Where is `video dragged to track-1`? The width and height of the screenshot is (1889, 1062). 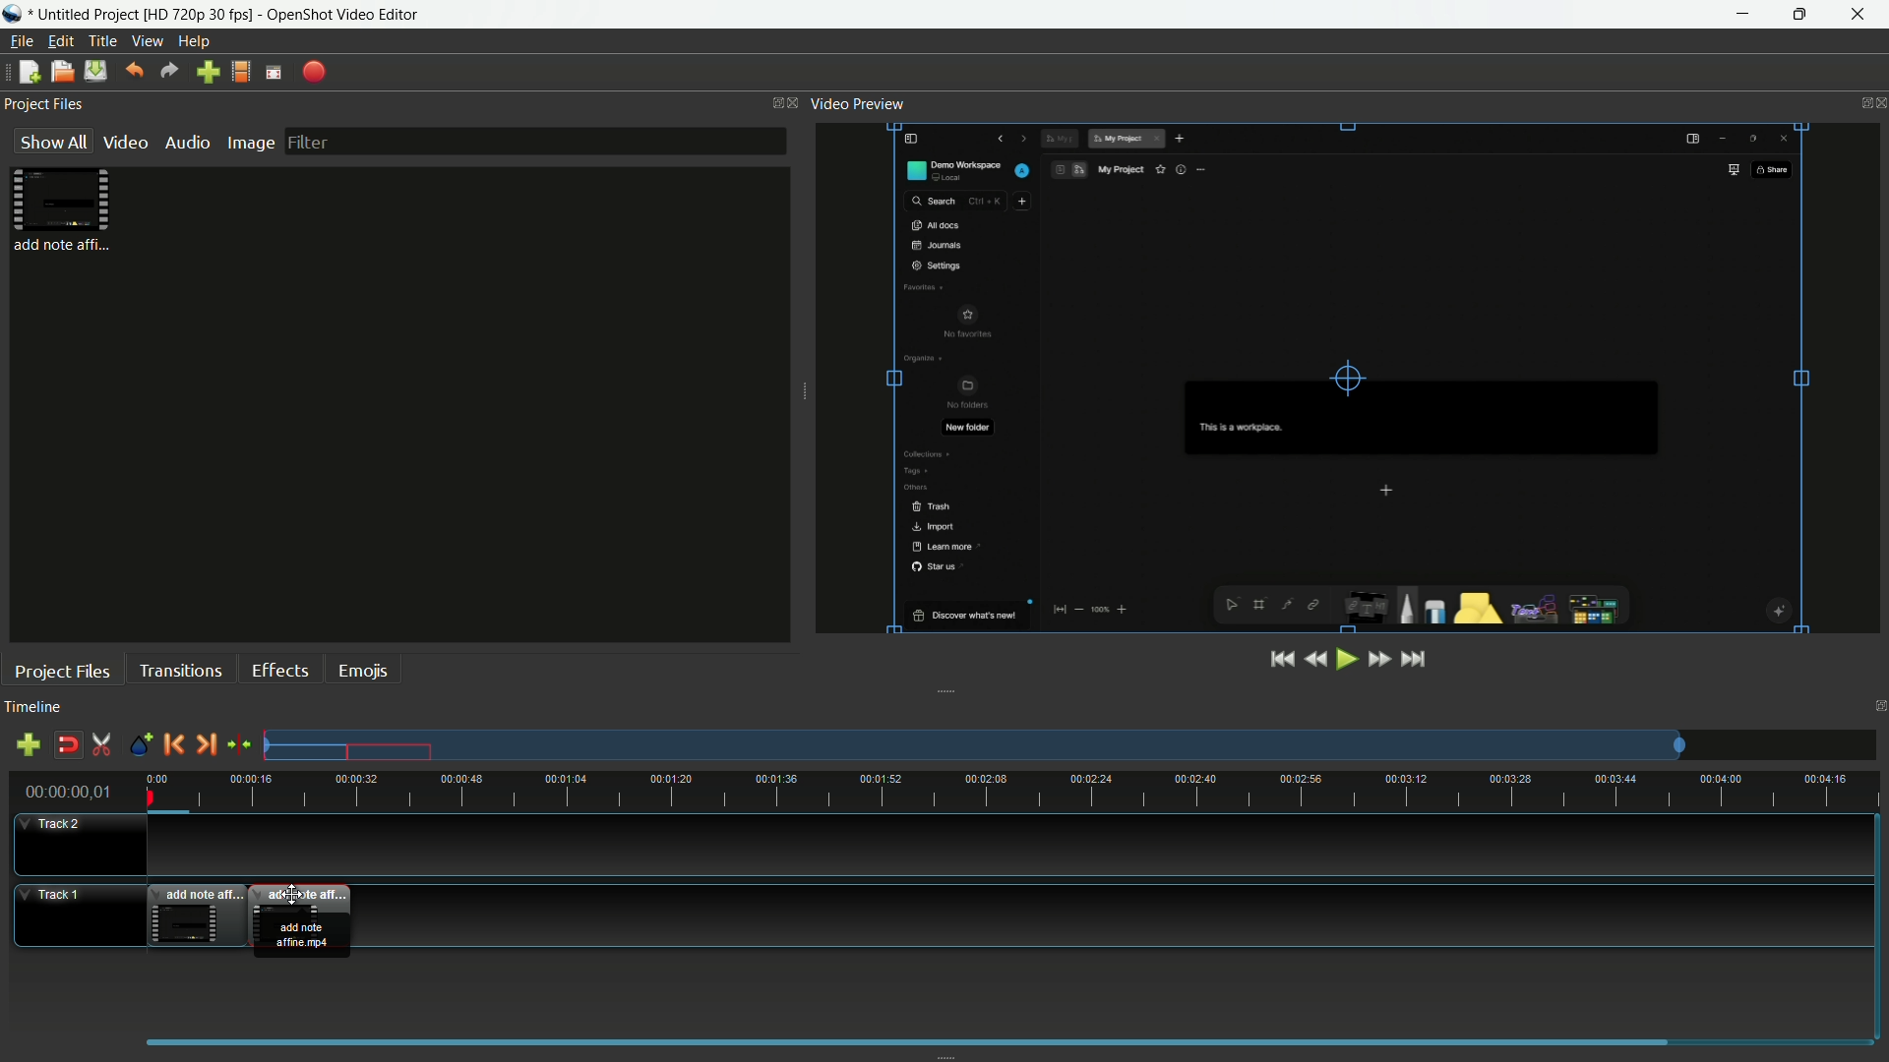
video dragged to track-1 is located at coordinates (302, 919).